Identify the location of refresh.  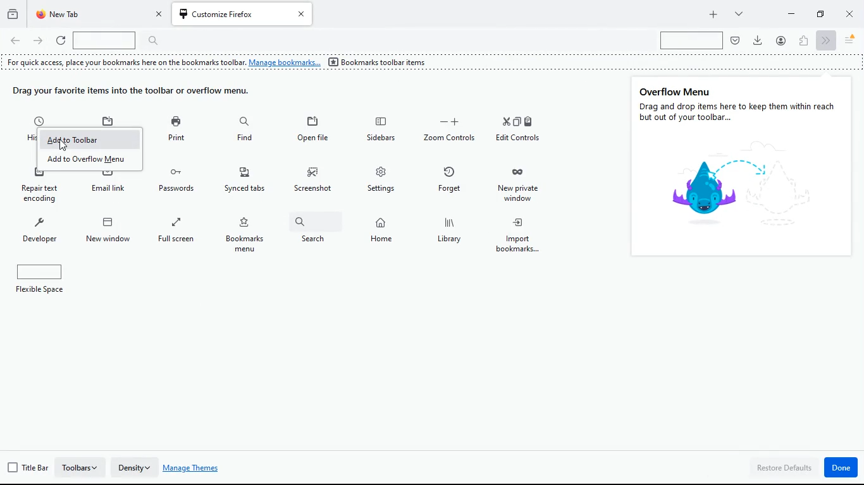
(61, 41).